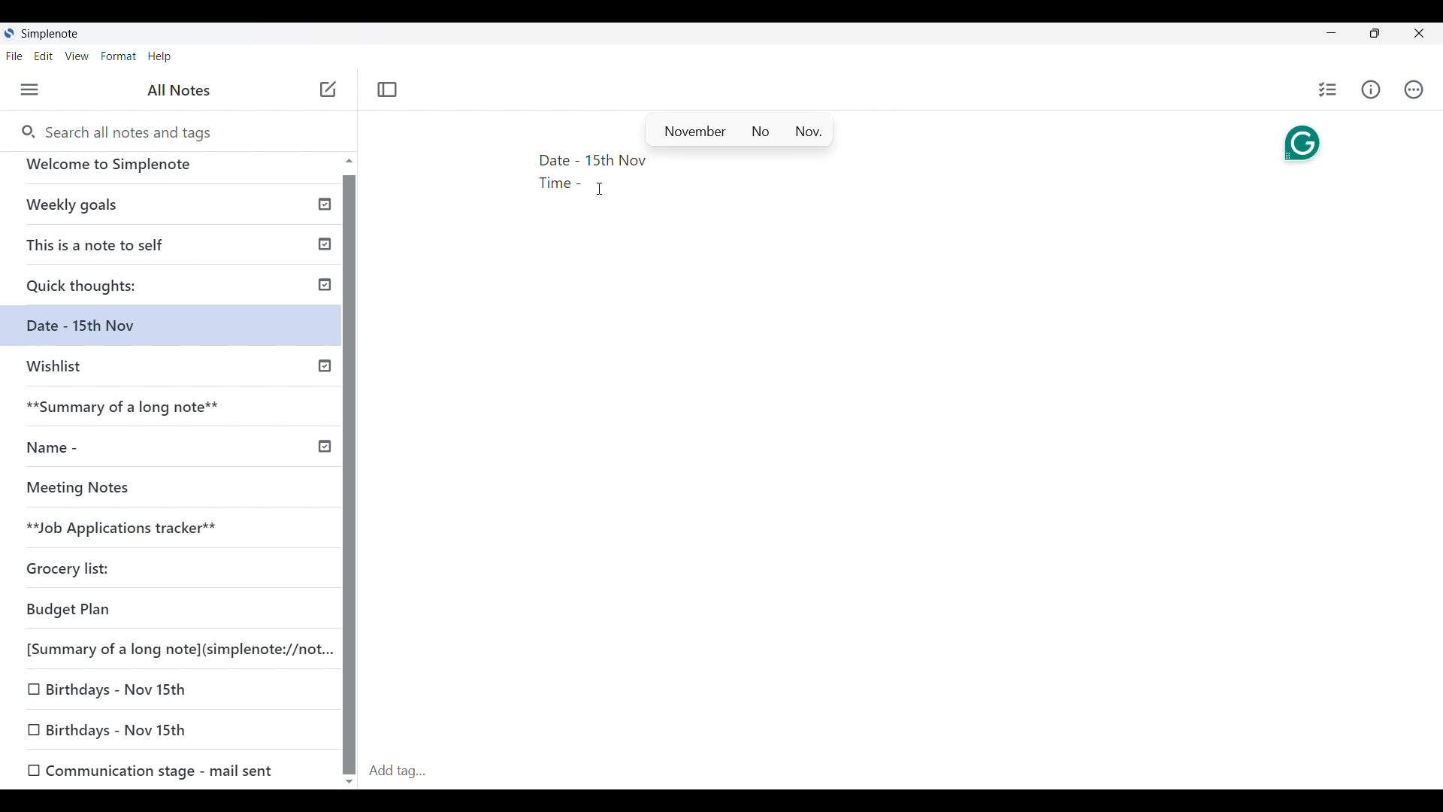 This screenshot has width=1443, height=812. I want to click on File menu, so click(14, 56).